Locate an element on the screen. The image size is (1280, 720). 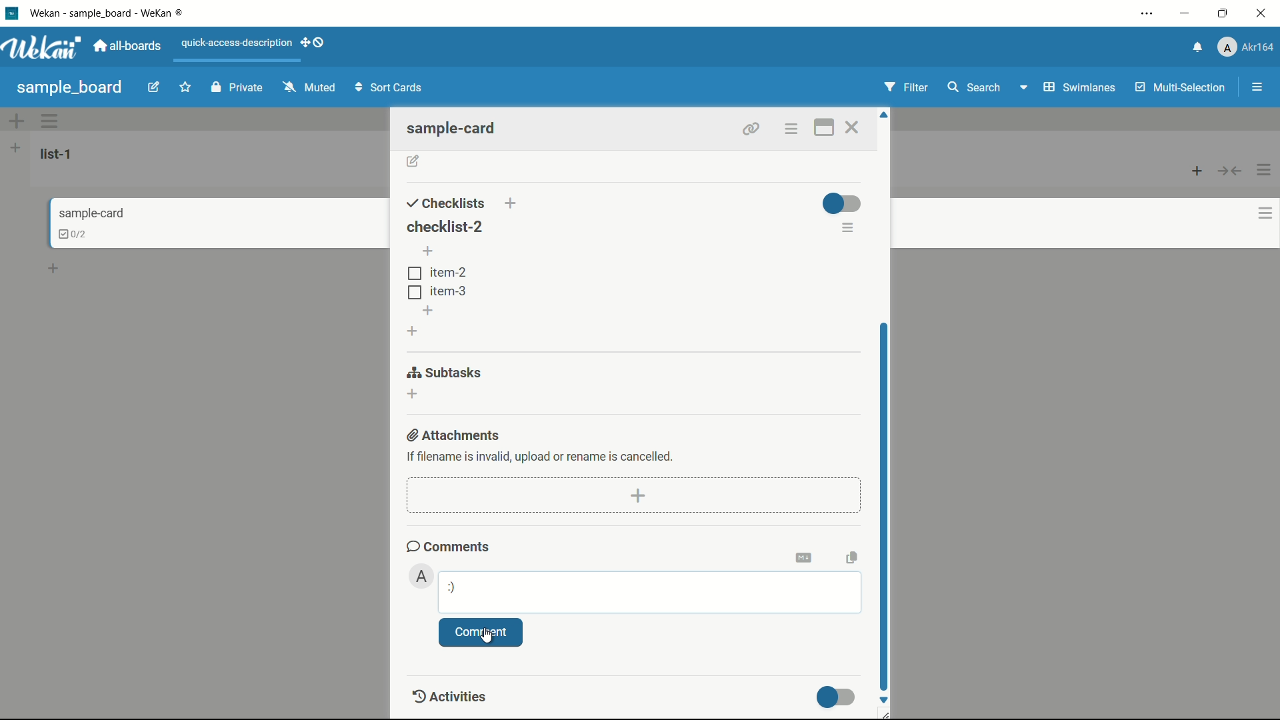
attachments is located at coordinates (455, 435).